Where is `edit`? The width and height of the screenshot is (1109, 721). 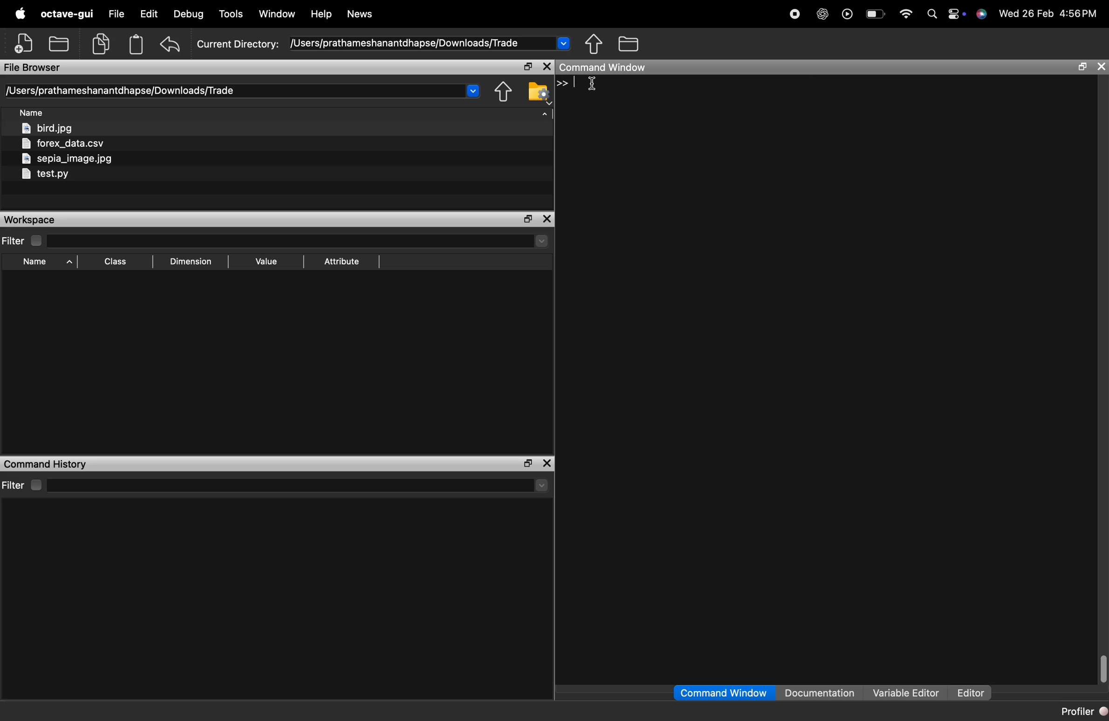
edit is located at coordinates (150, 14).